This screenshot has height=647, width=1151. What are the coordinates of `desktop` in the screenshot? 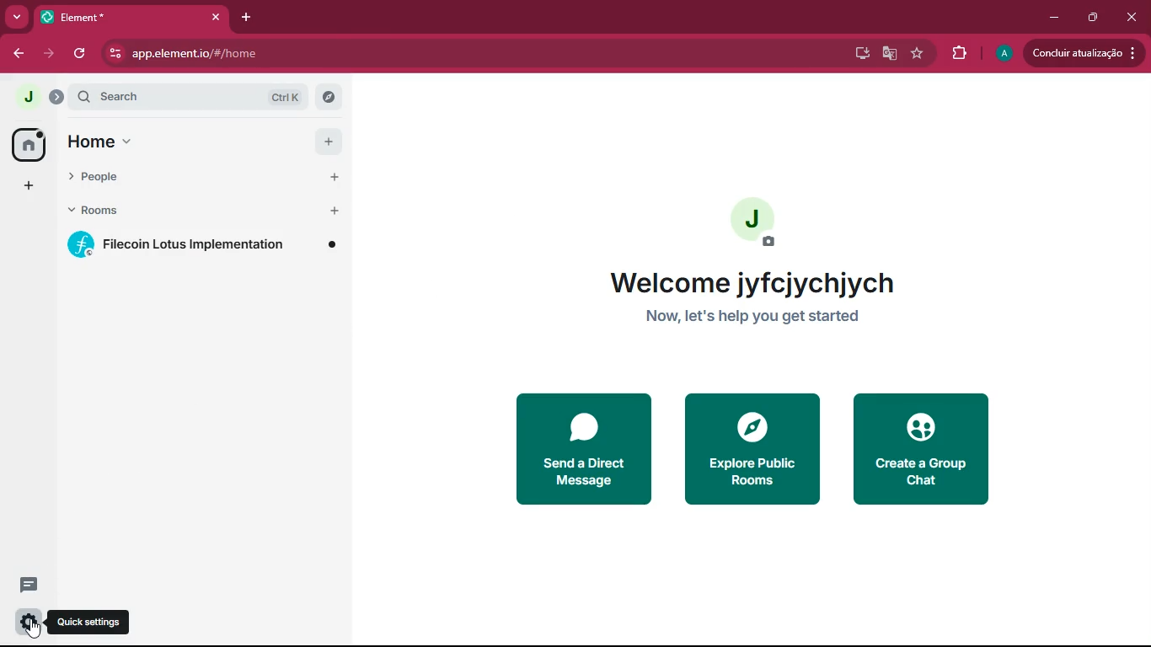 It's located at (857, 54).